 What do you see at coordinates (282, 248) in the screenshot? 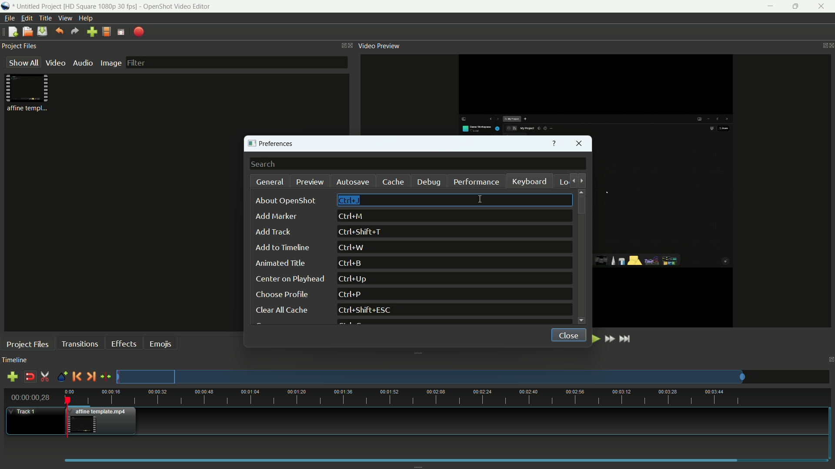
I see `add to timeline` at bounding box center [282, 248].